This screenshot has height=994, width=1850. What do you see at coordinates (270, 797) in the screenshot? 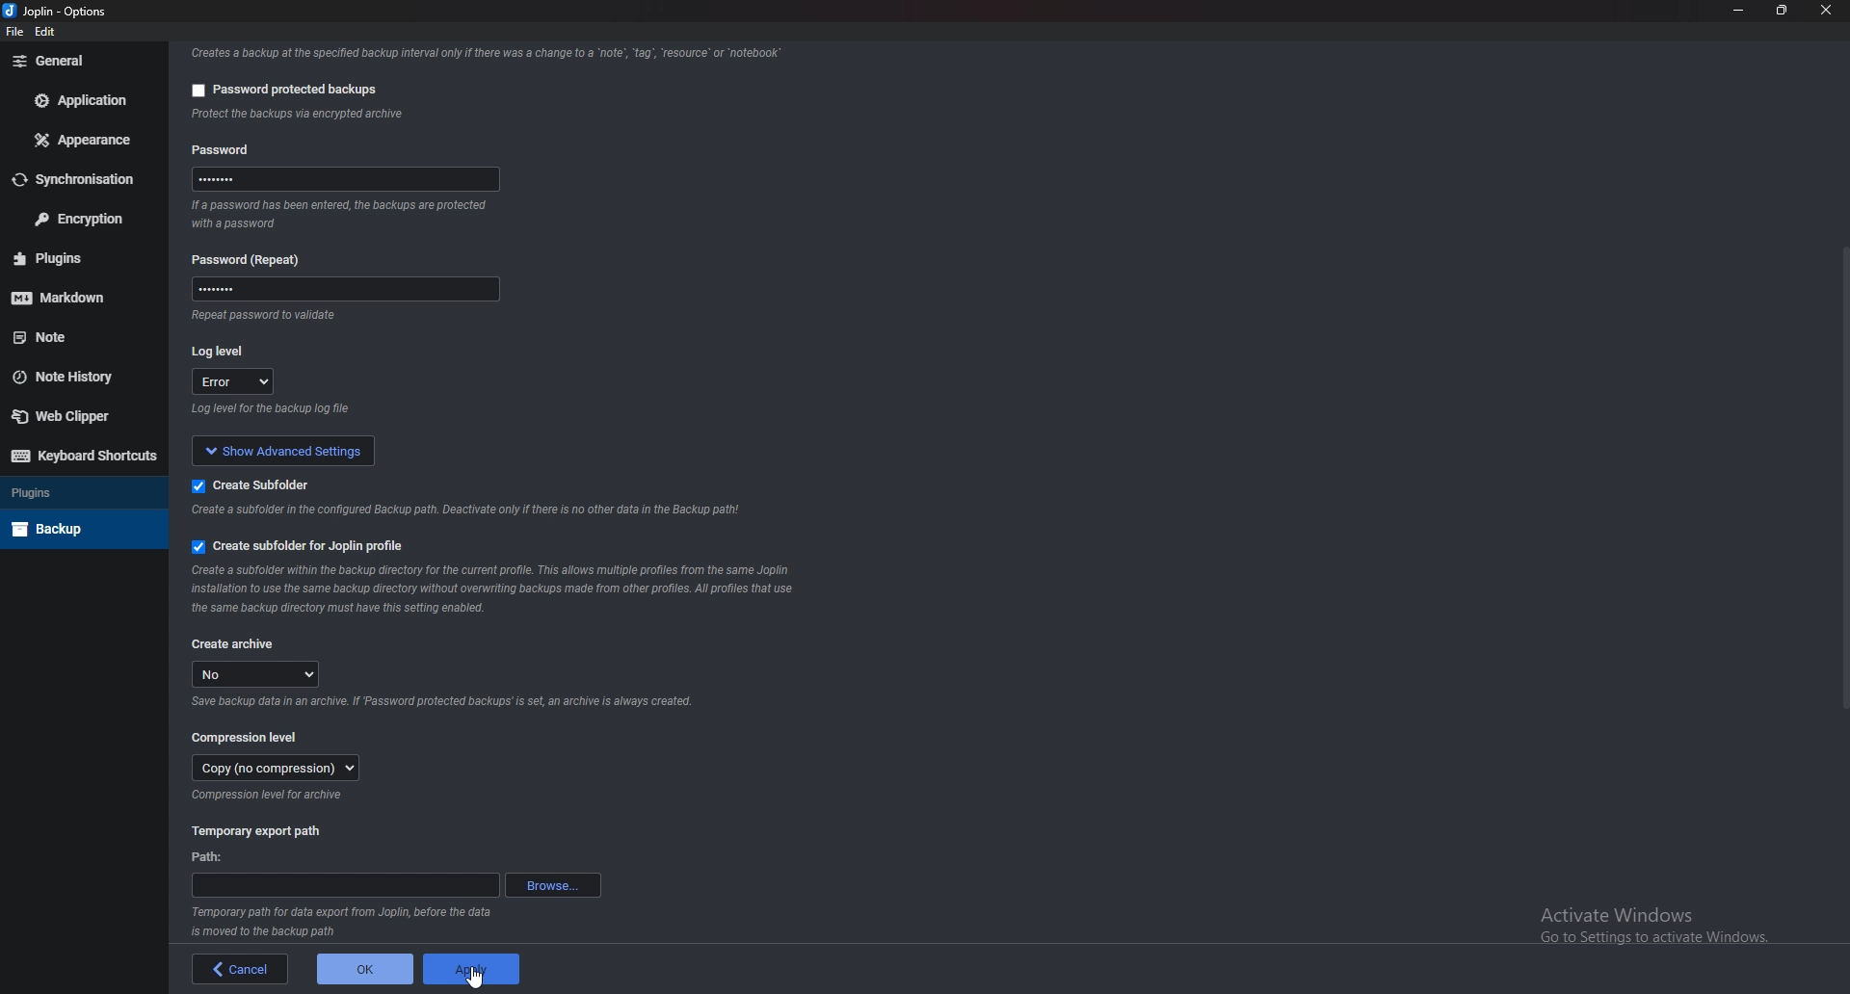
I see `Info` at bounding box center [270, 797].